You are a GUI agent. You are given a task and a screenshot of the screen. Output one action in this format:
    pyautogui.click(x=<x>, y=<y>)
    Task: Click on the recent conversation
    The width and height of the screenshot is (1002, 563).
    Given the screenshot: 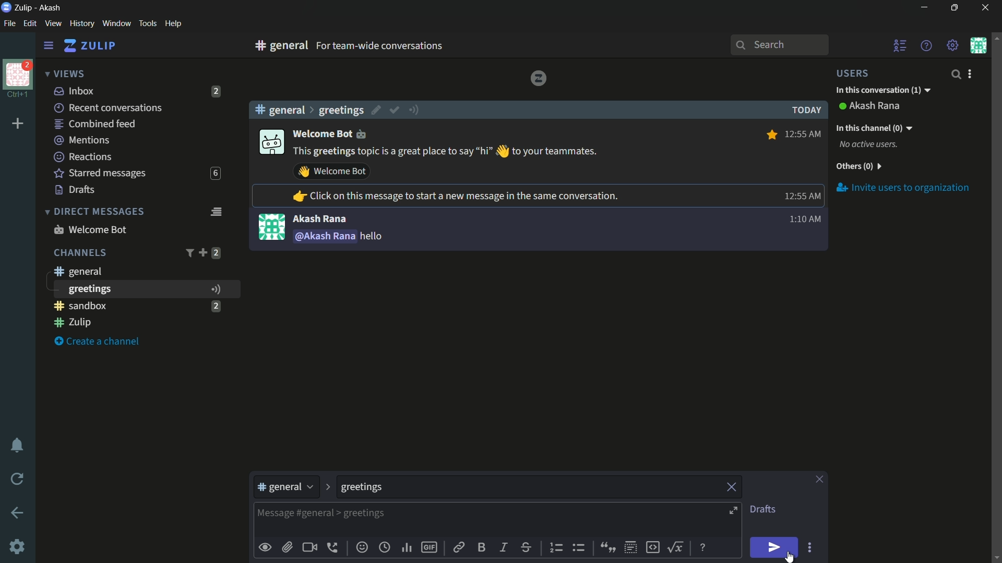 What is the action you would take?
    pyautogui.click(x=109, y=108)
    